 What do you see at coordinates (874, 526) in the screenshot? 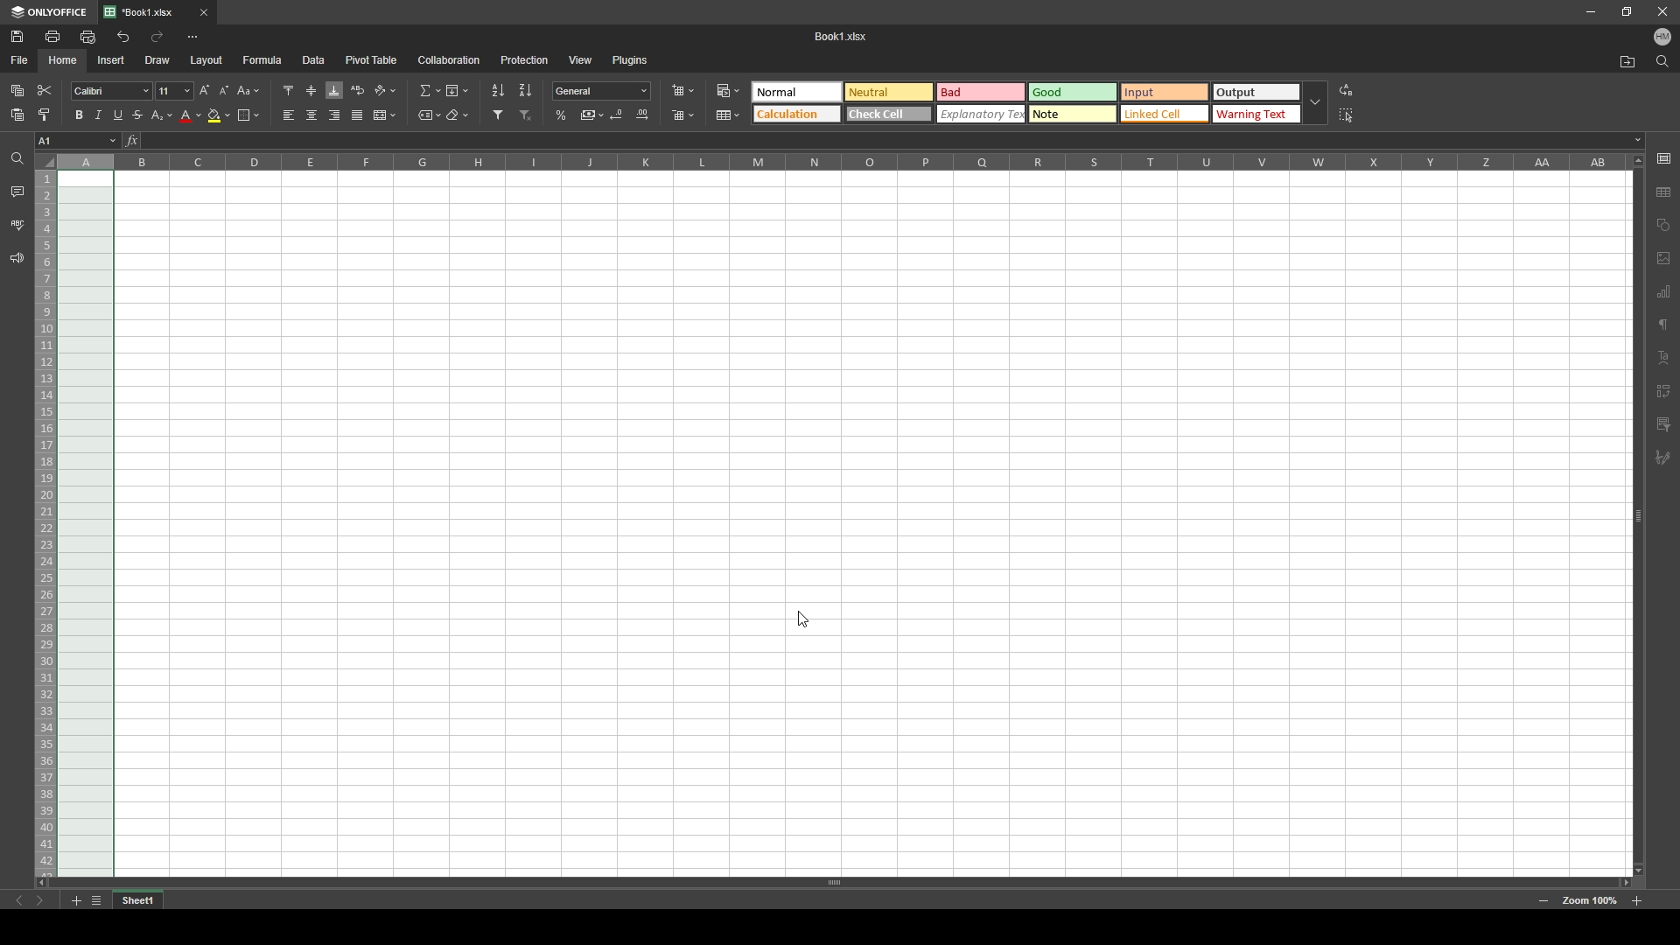
I see `cells` at bounding box center [874, 526].